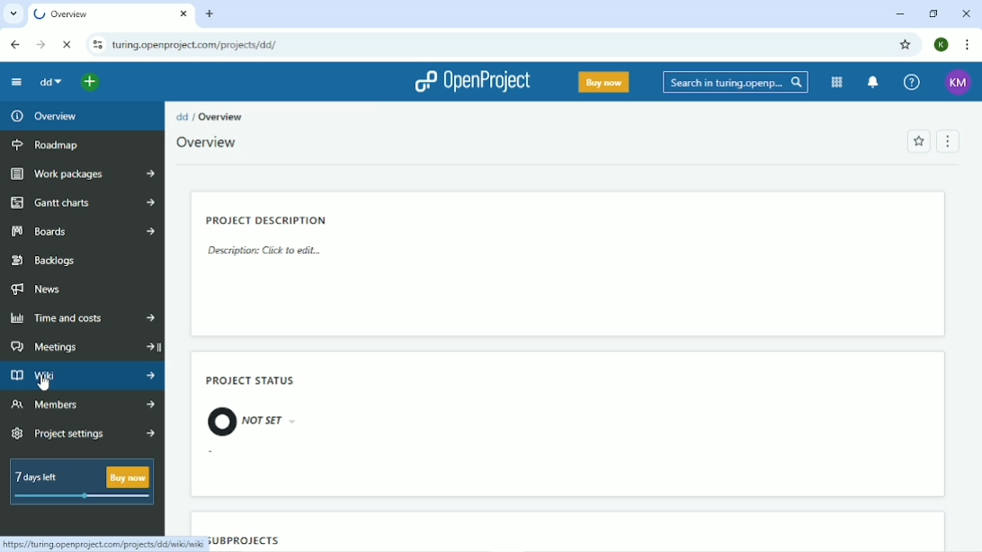  I want to click on More, so click(153, 316).